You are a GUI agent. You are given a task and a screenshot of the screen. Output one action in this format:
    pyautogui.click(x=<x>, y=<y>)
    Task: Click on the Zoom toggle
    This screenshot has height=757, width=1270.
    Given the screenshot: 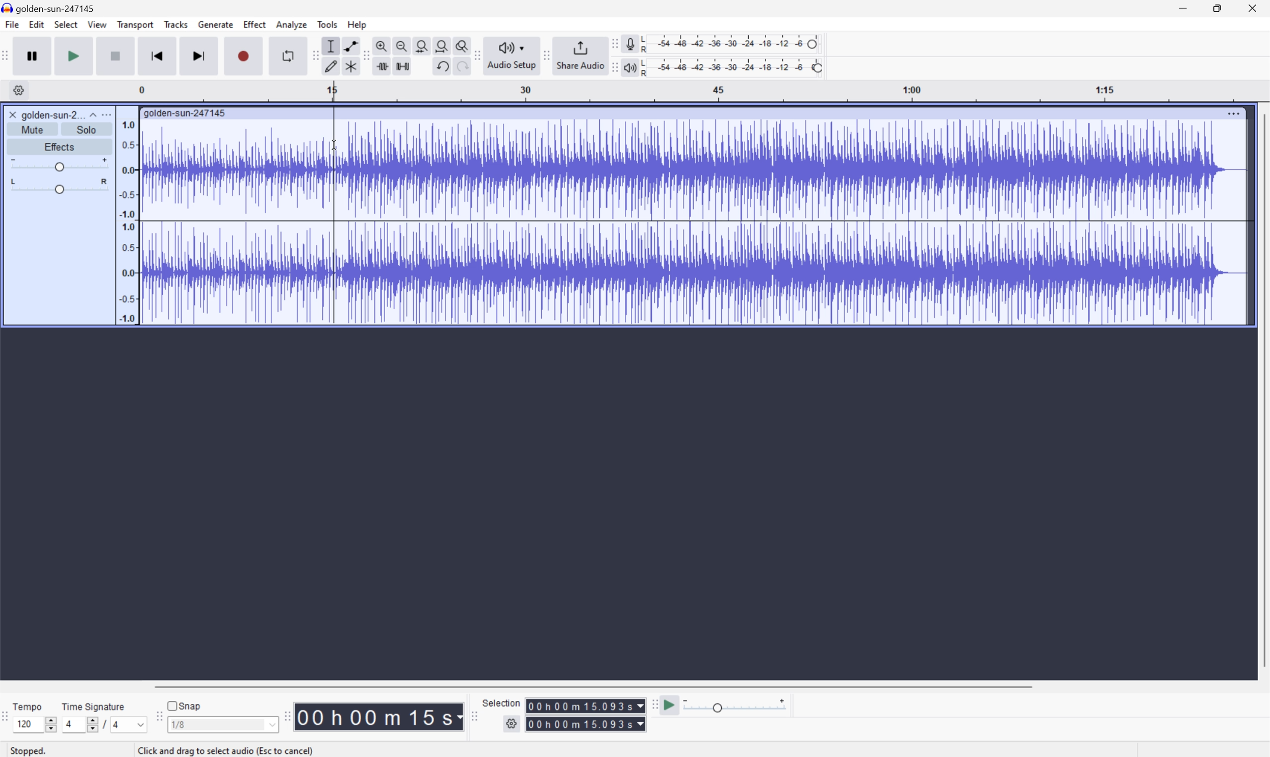 What is the action you would take?
    pyautogui.click(x=463, y=44)
    